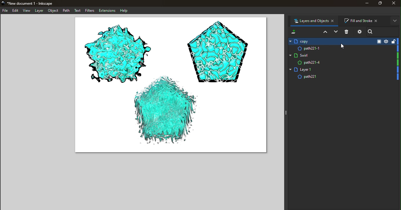 Image resolution: width=401 pixels, height=210 pixels. I want to click on Maximize, so click(379, 4).